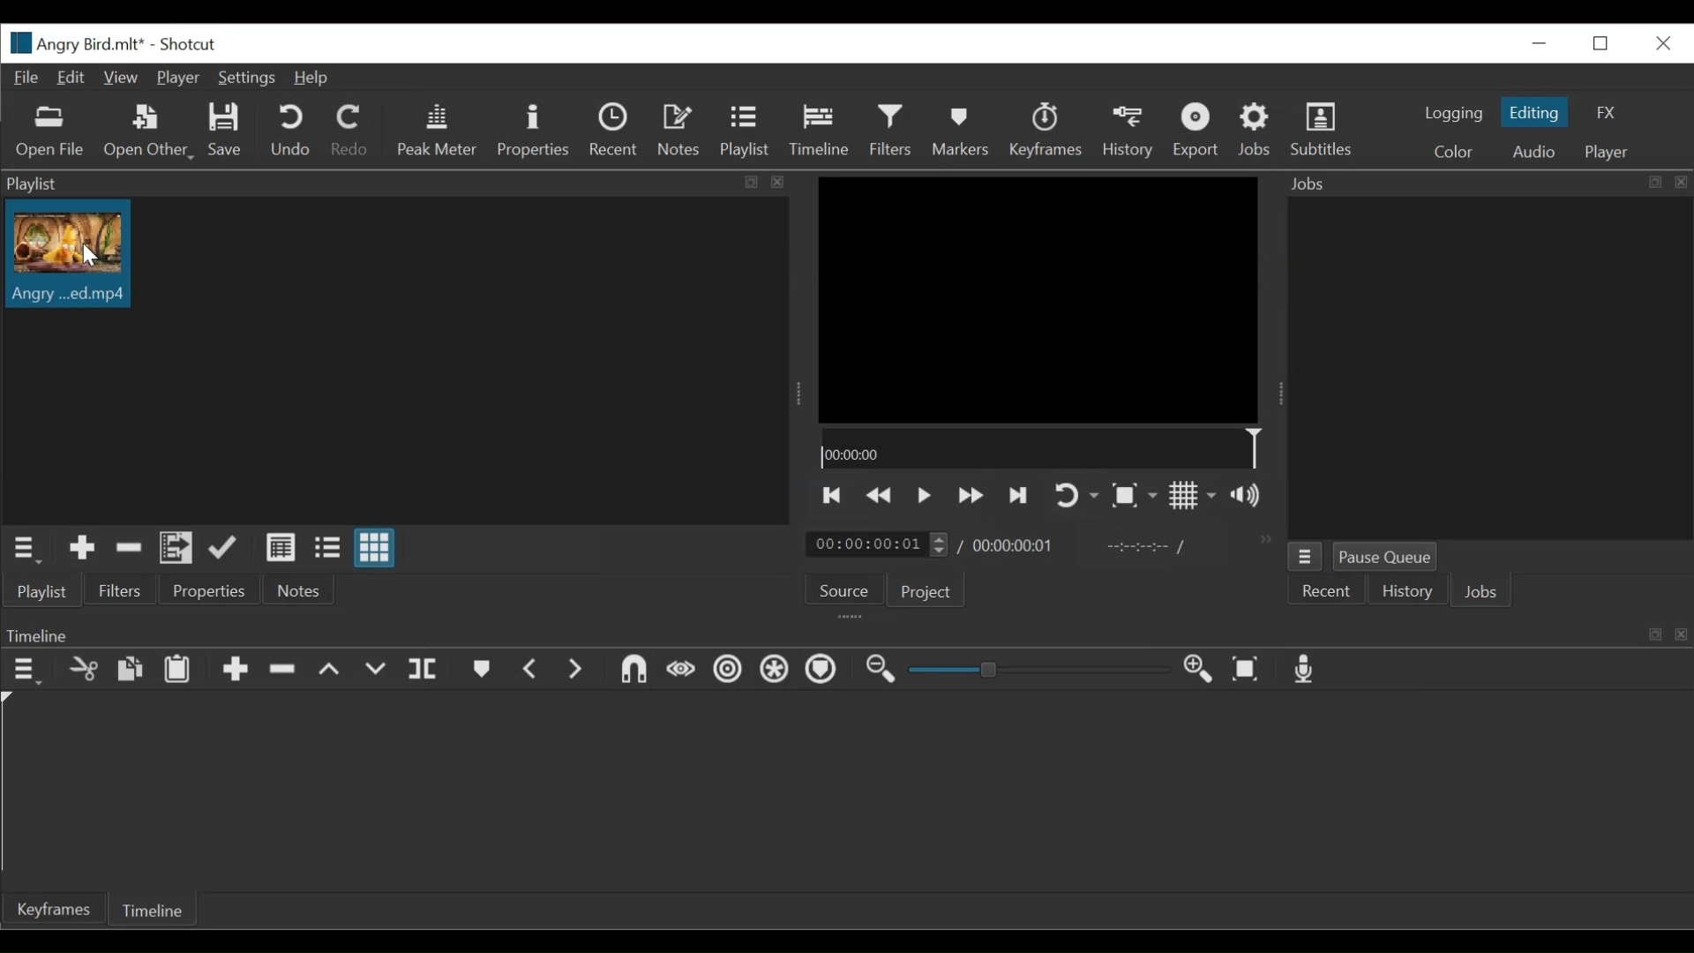 The image size is (1694, 953). What do you see at coordinates (728, 671) in the screenshot?
I see `Ripple` at bounding box center [728, 671].